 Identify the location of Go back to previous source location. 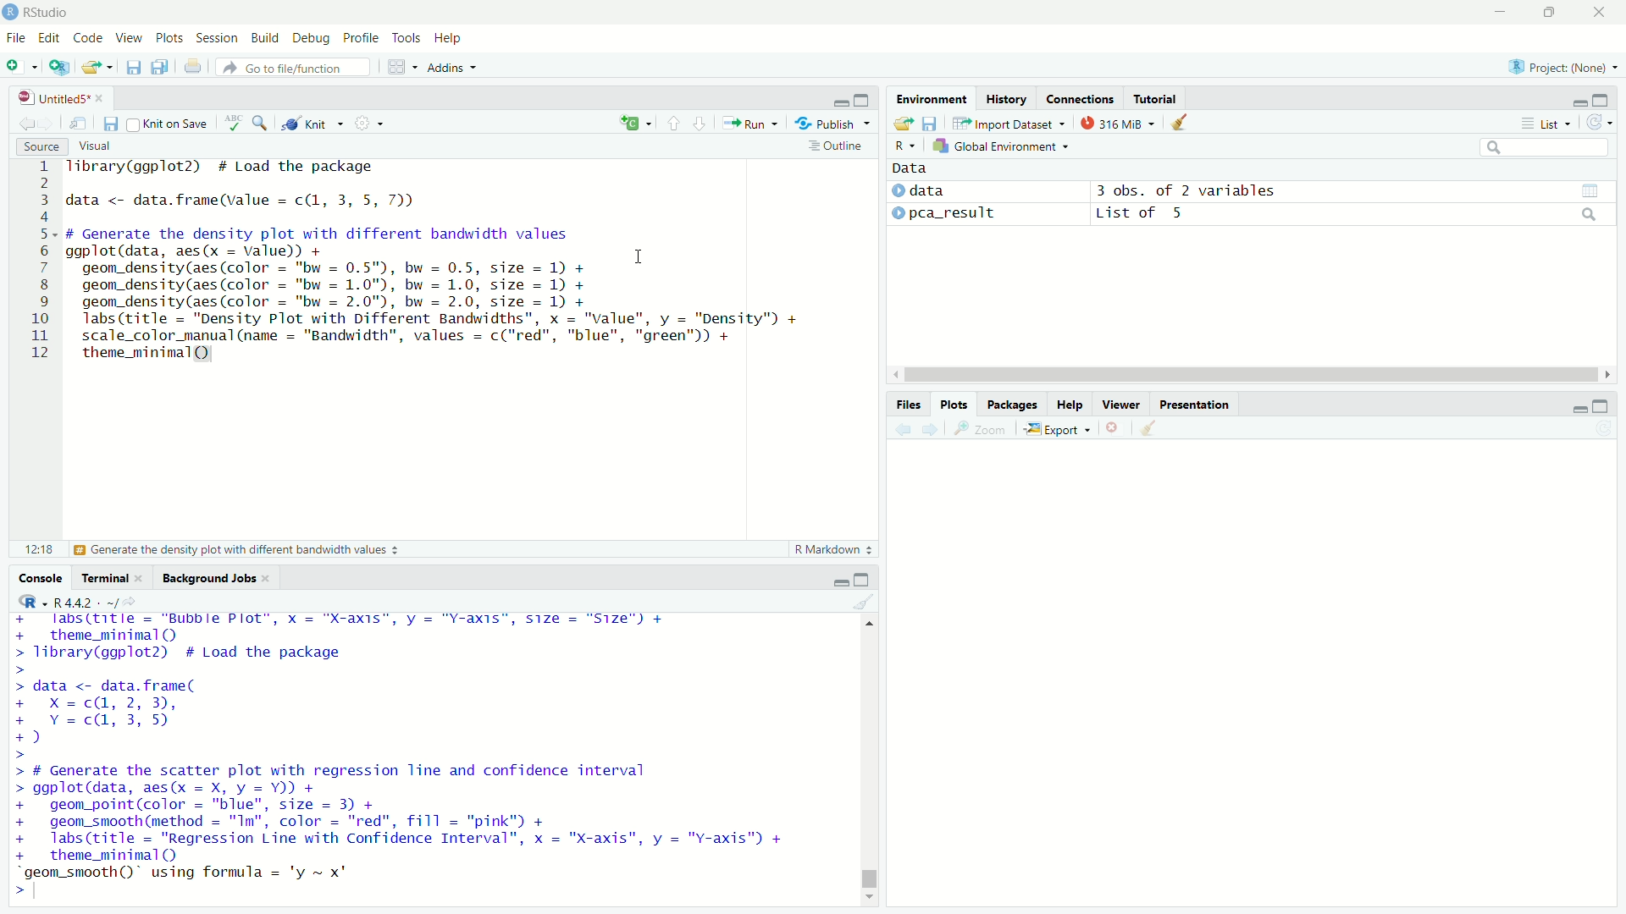
(24, 122).